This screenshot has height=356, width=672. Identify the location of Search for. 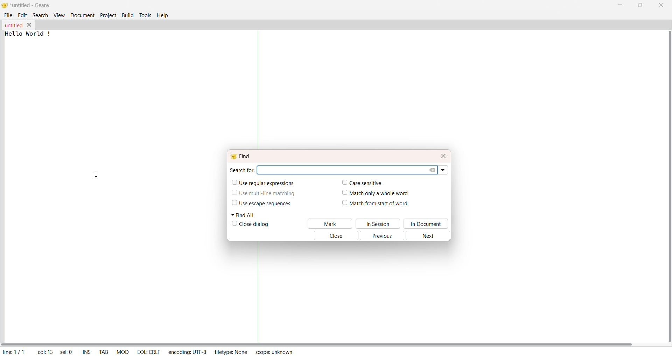
(241, 170).